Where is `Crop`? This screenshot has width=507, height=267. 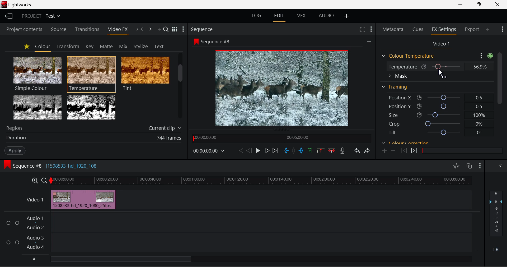
Crop is located at coordinates (394, 123).